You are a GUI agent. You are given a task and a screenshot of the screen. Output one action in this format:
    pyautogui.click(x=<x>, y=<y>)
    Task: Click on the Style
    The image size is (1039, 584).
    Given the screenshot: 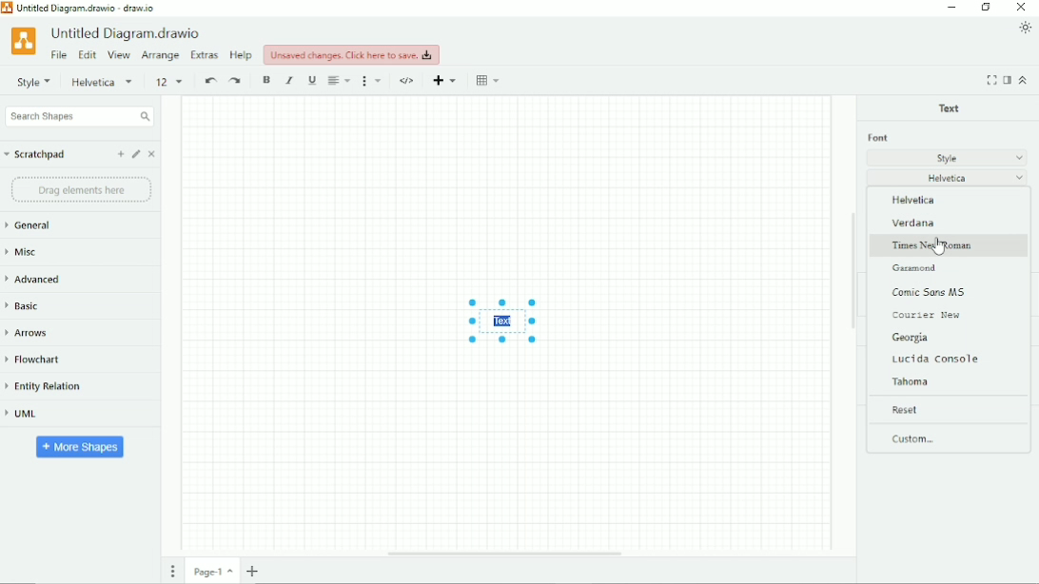 What is the action you would take?
    pyautogui.click(x=947, y=157)
    